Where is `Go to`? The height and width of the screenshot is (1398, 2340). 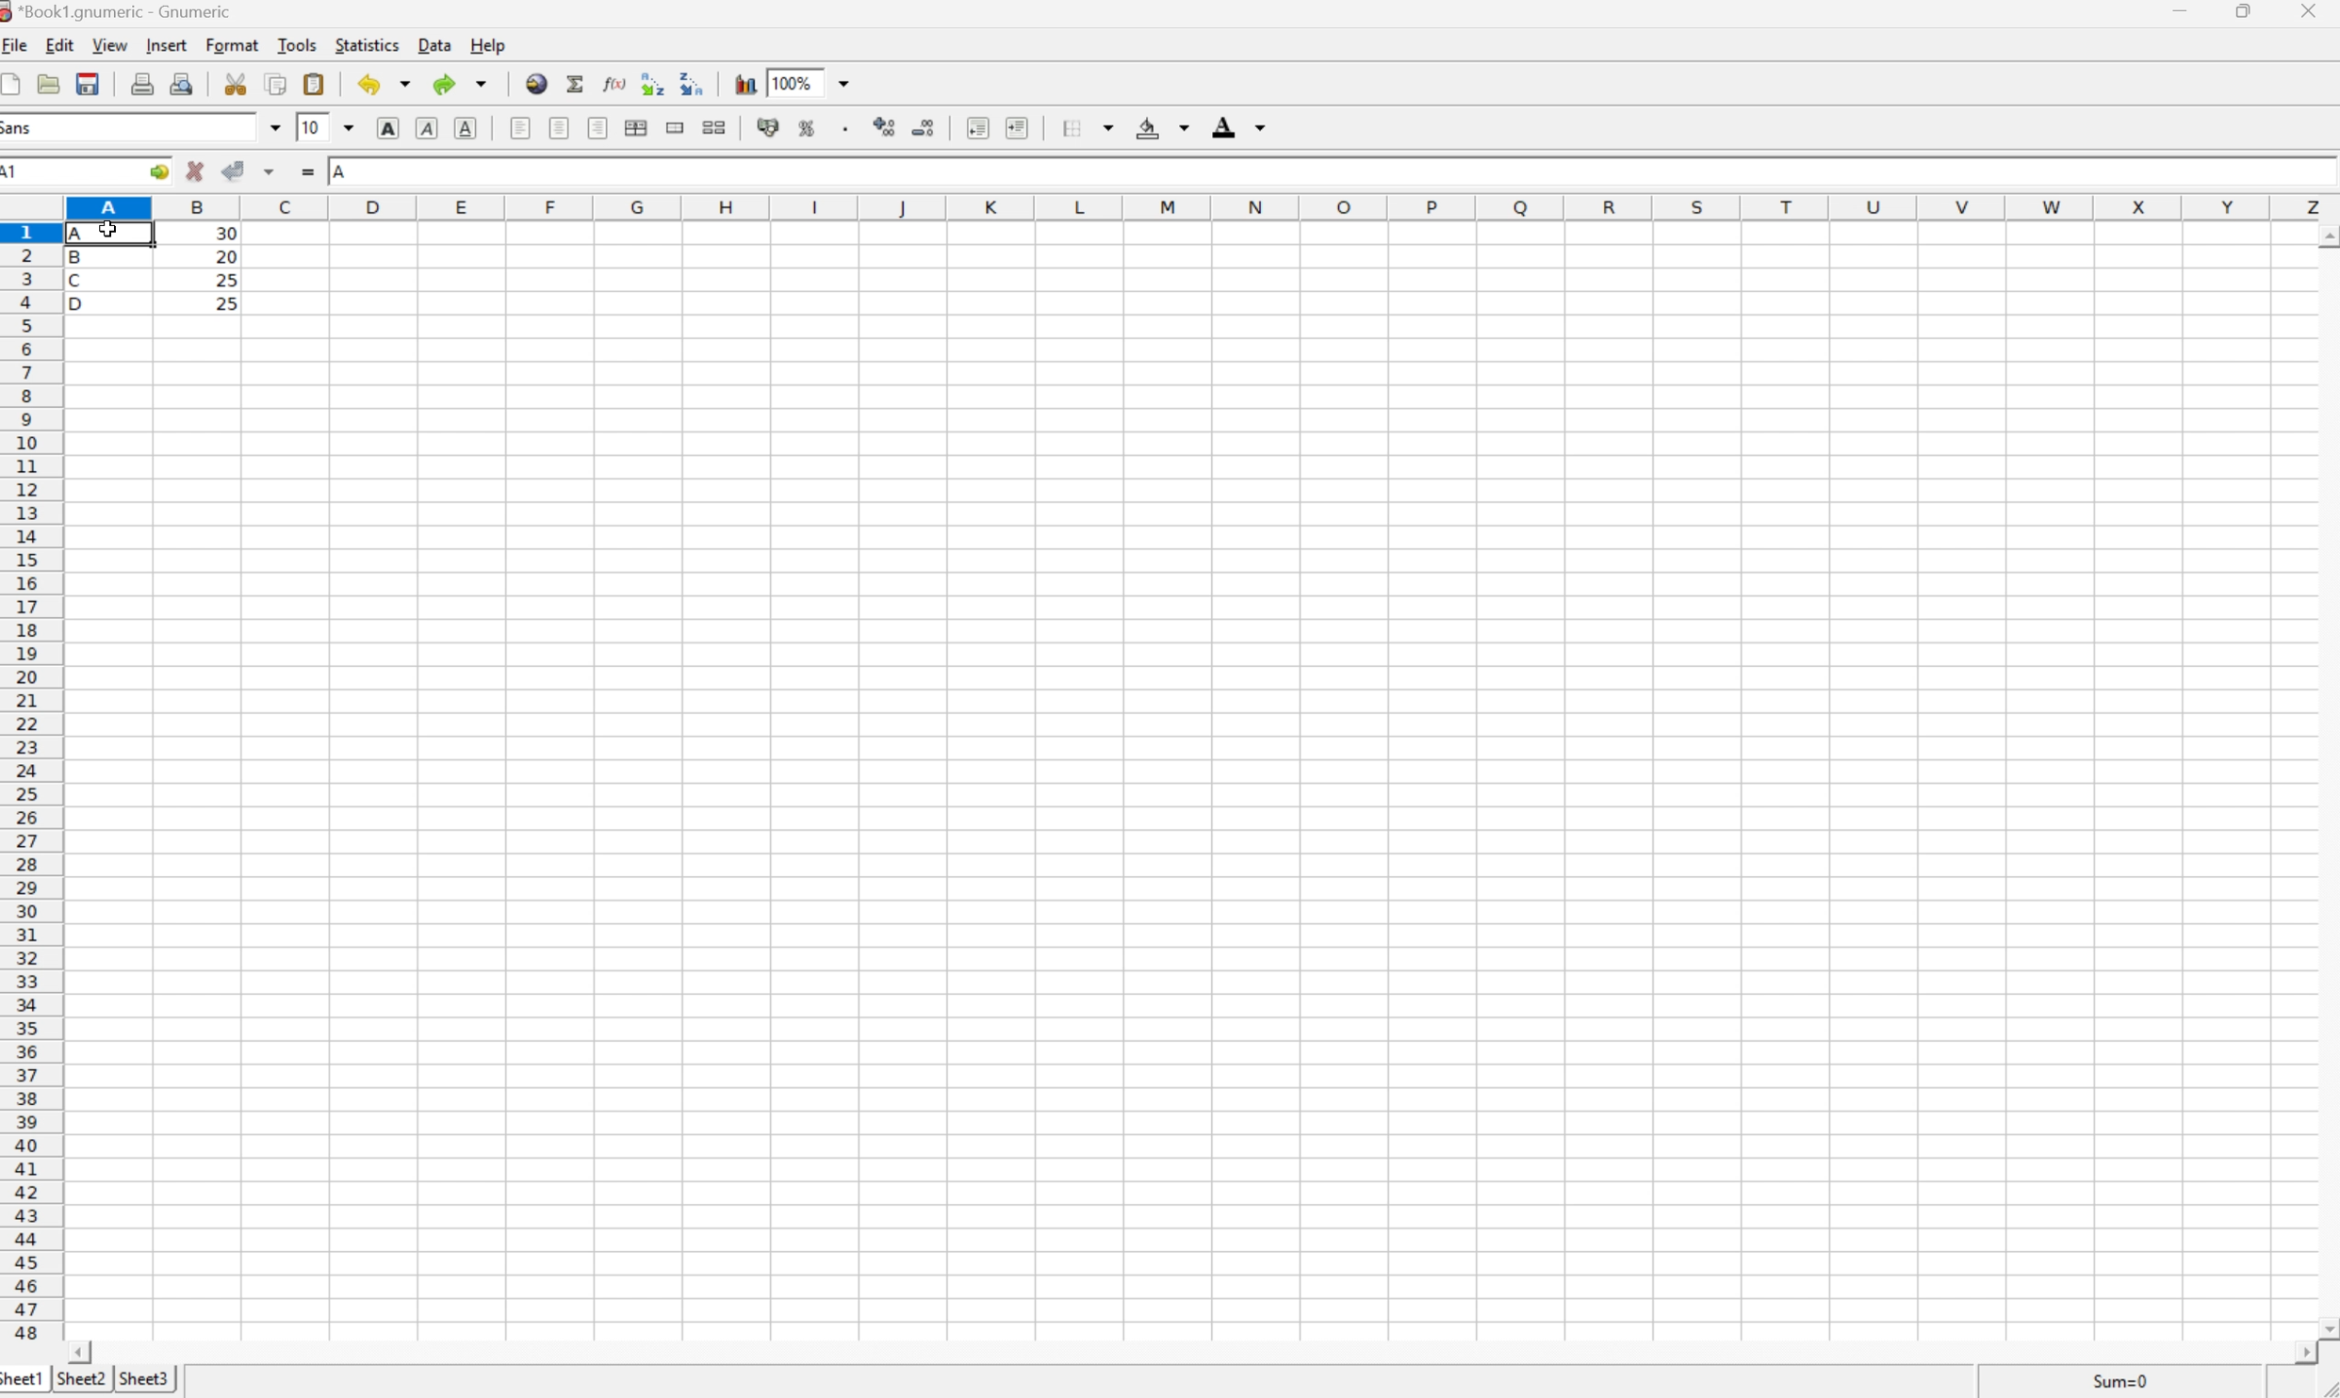 Go to is located at coordinates (158, 169).